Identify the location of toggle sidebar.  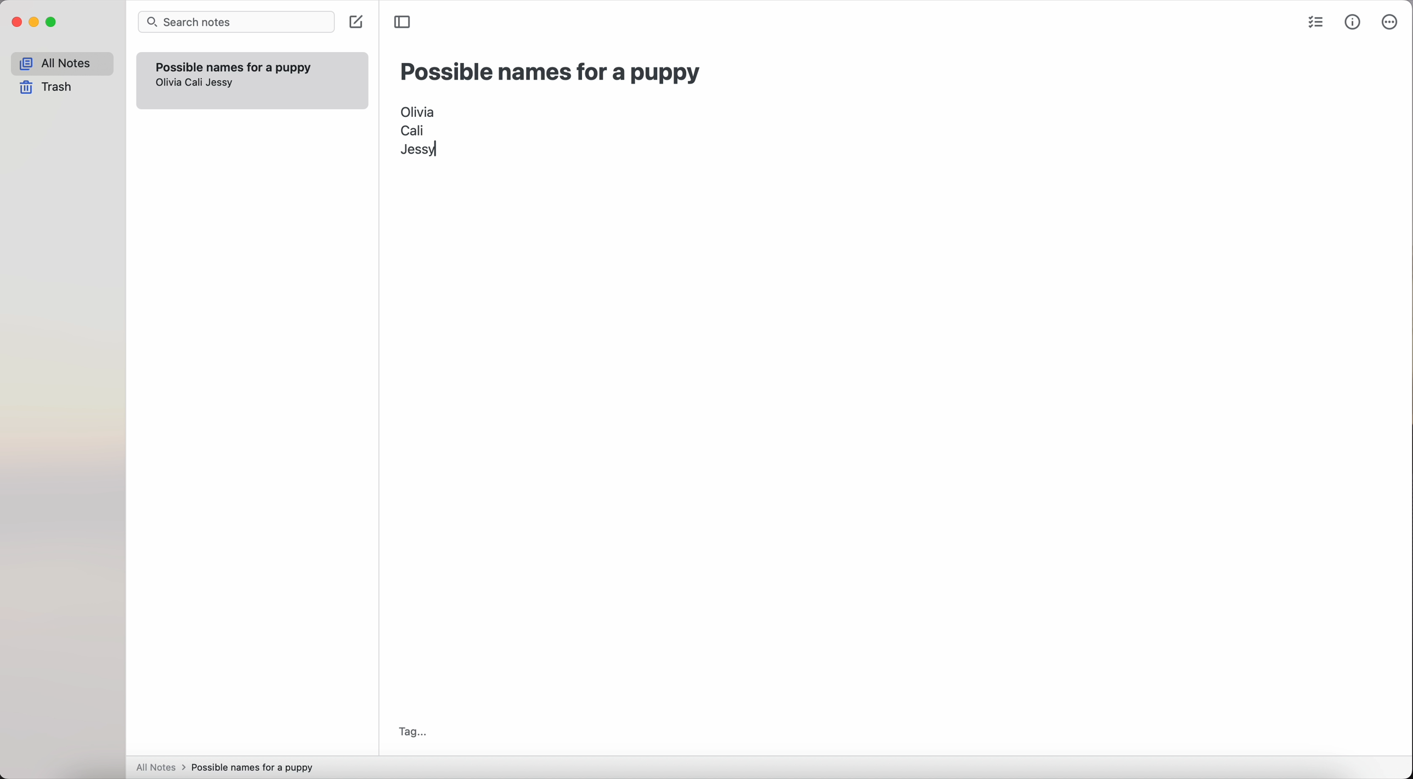
(404, 21).